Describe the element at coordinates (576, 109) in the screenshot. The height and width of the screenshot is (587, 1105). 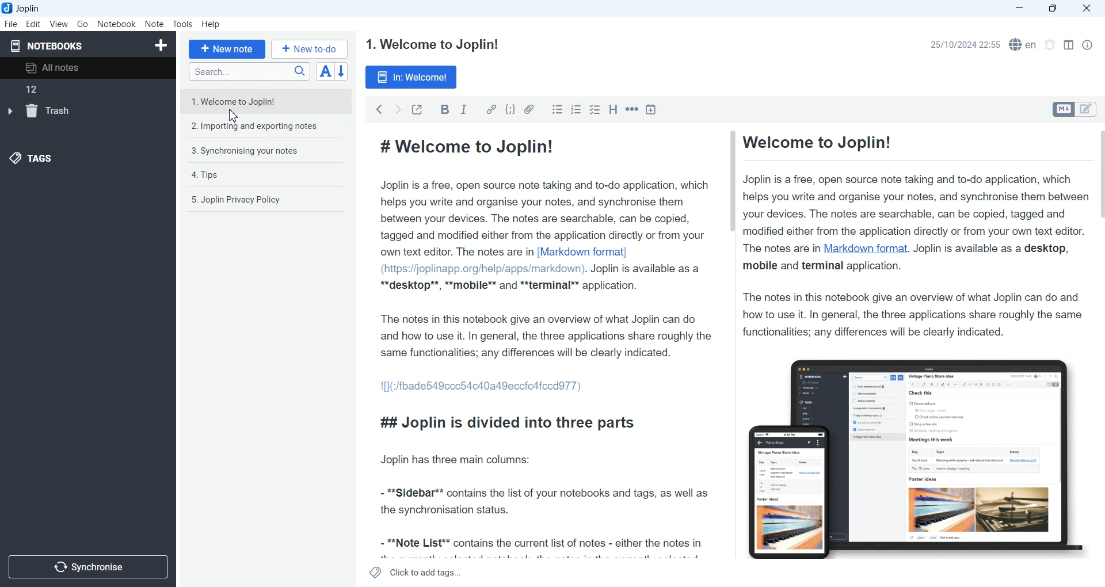
I see `Numbered list` at that location.